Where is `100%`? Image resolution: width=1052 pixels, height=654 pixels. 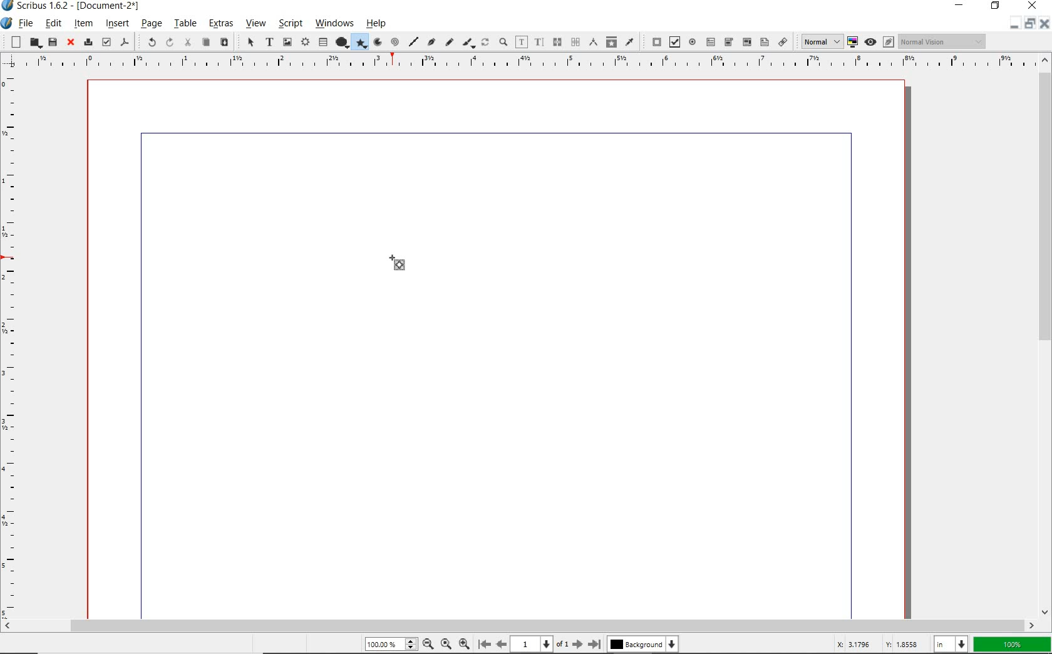 100% is located at coordinates (392, 643).